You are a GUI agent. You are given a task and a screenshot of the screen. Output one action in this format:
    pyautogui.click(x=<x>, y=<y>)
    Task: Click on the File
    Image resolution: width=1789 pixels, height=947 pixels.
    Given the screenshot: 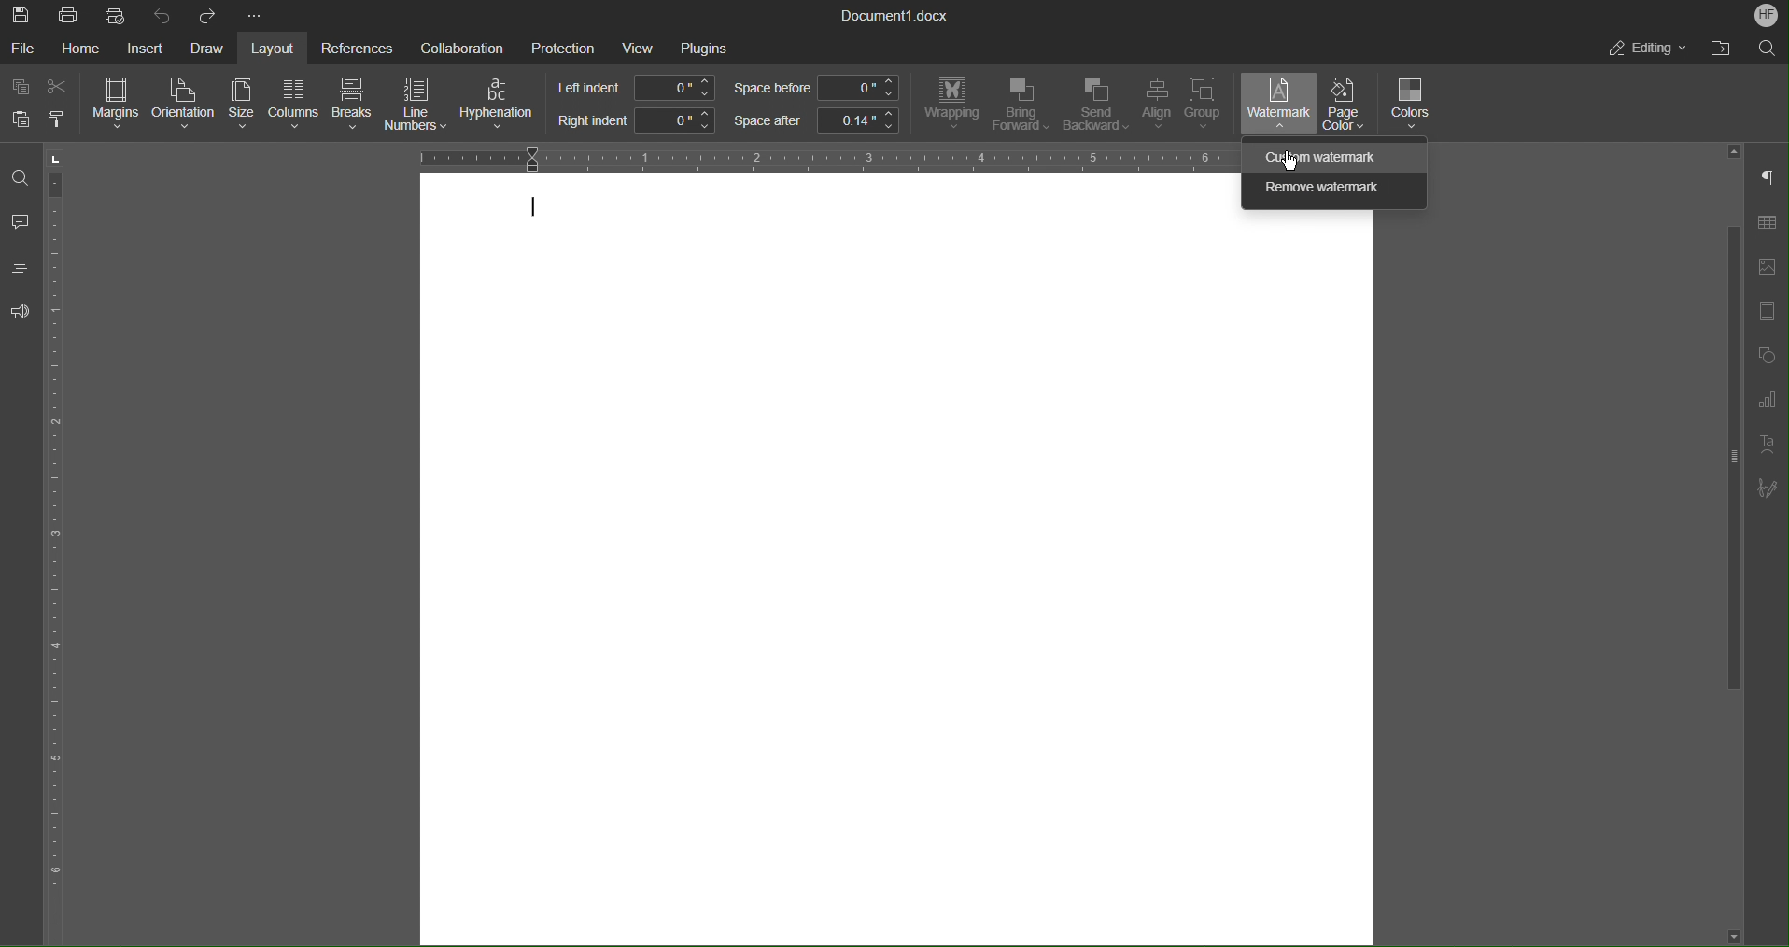 What is the action you would take?
    pyautogui.click(x=24, y=48)
    